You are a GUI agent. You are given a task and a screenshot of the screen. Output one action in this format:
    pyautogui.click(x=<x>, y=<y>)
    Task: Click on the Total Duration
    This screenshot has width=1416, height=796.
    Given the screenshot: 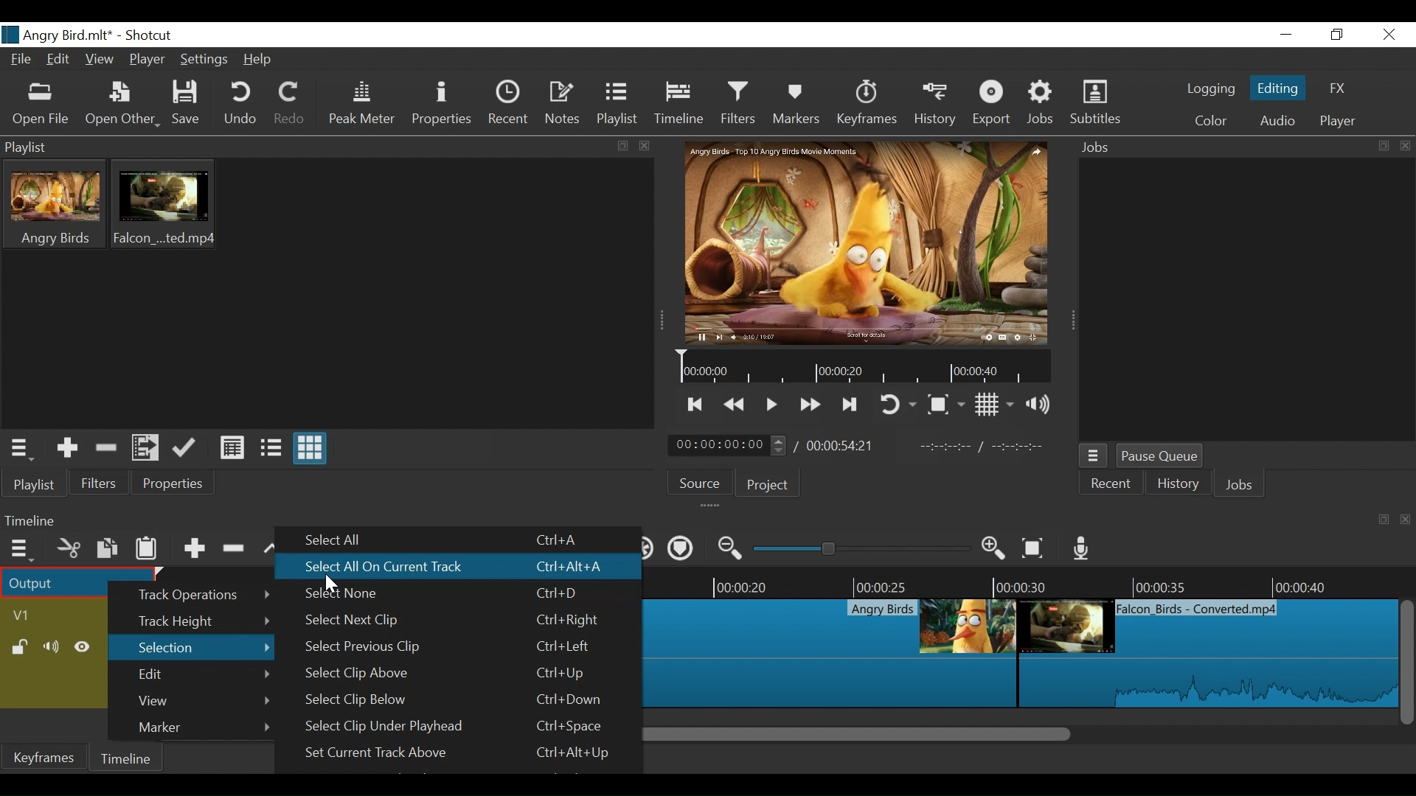 What is the action you would take?
    pyautogui.click(x=840, y=446)
    